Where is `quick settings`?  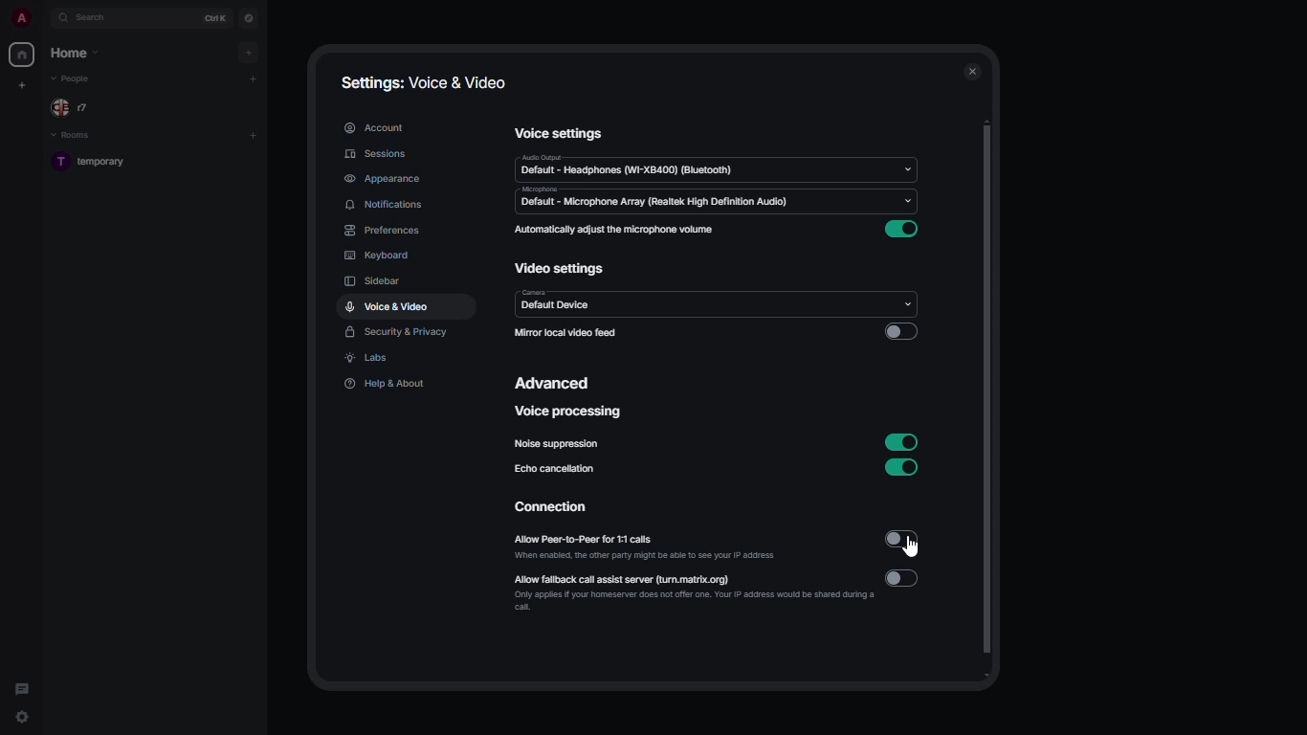 quick settings is located at coordinates (23, 720).